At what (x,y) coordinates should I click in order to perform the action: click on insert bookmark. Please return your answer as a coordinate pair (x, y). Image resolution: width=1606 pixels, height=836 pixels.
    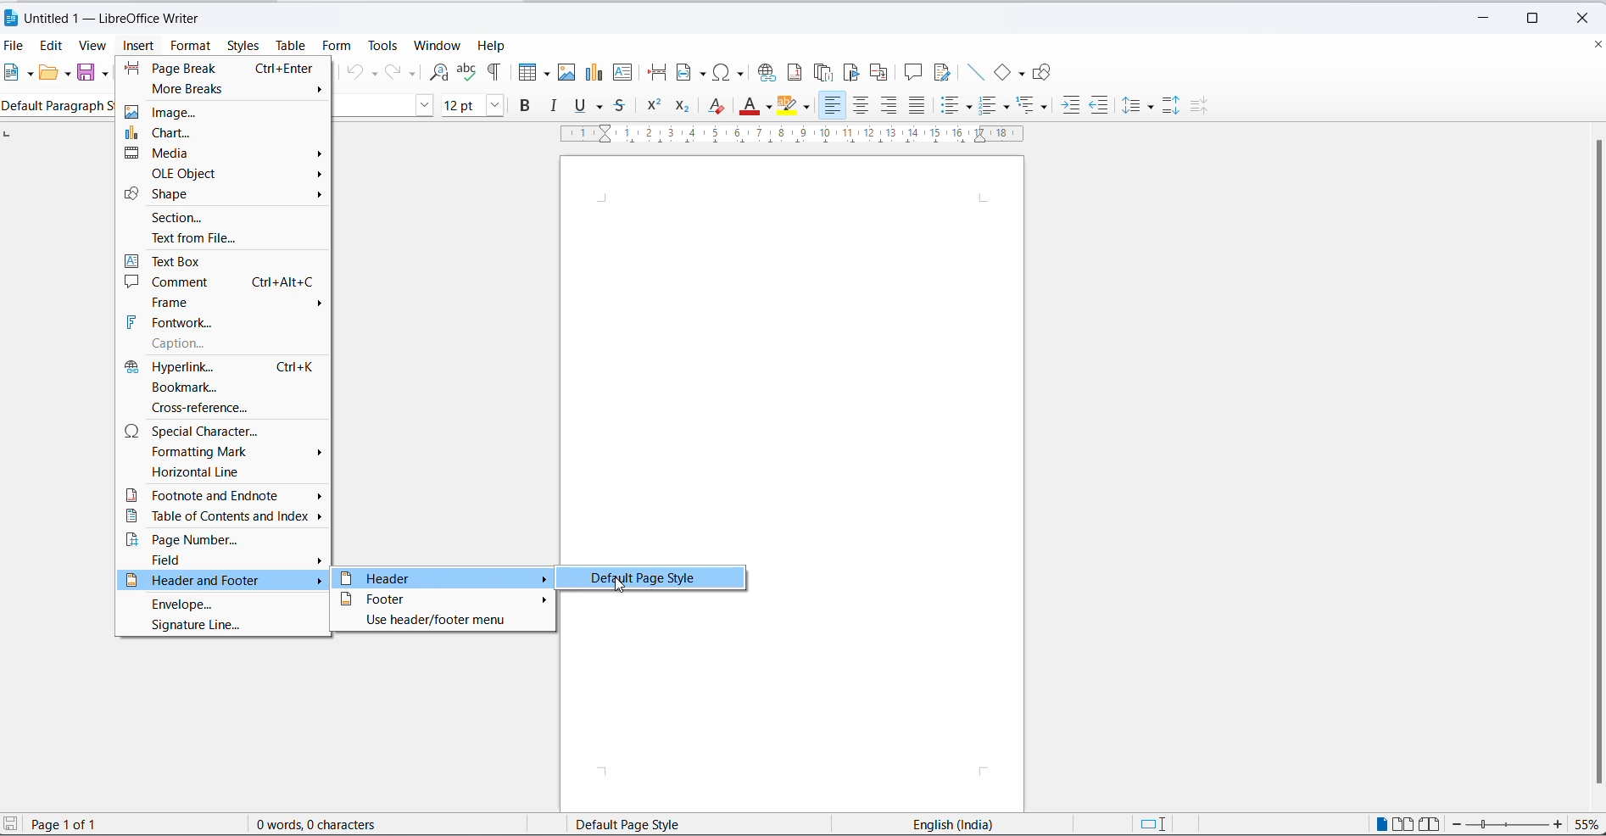
    Looking at the image, I should click on (851, 74).